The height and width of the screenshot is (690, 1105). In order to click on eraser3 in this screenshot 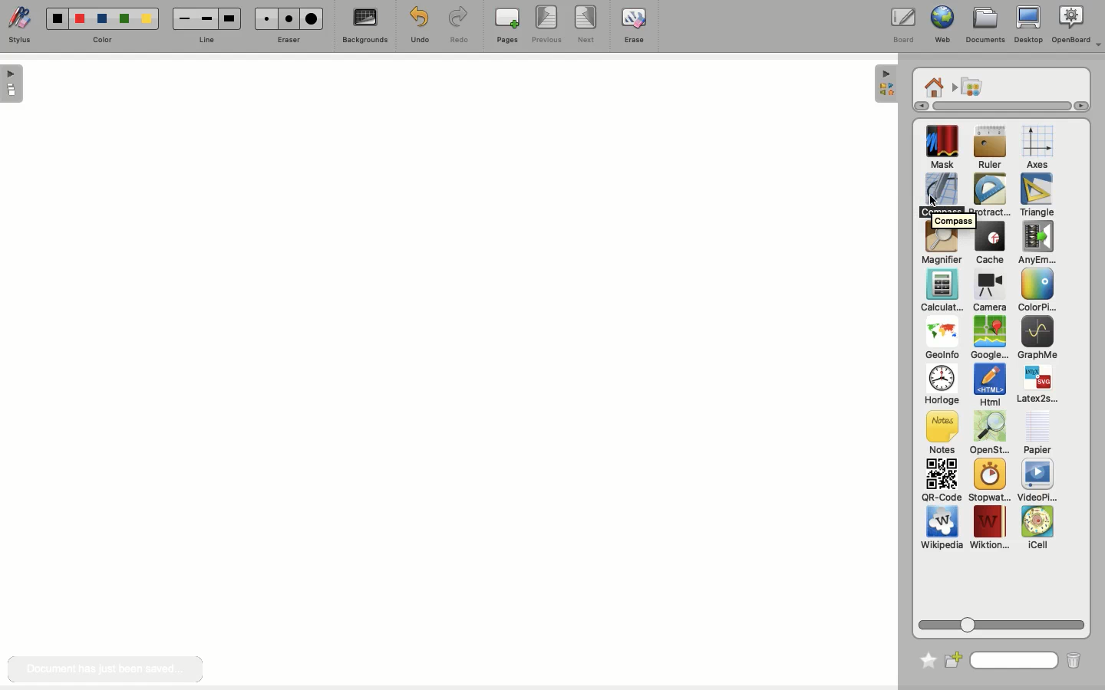, I will do `click(312, 19)`.